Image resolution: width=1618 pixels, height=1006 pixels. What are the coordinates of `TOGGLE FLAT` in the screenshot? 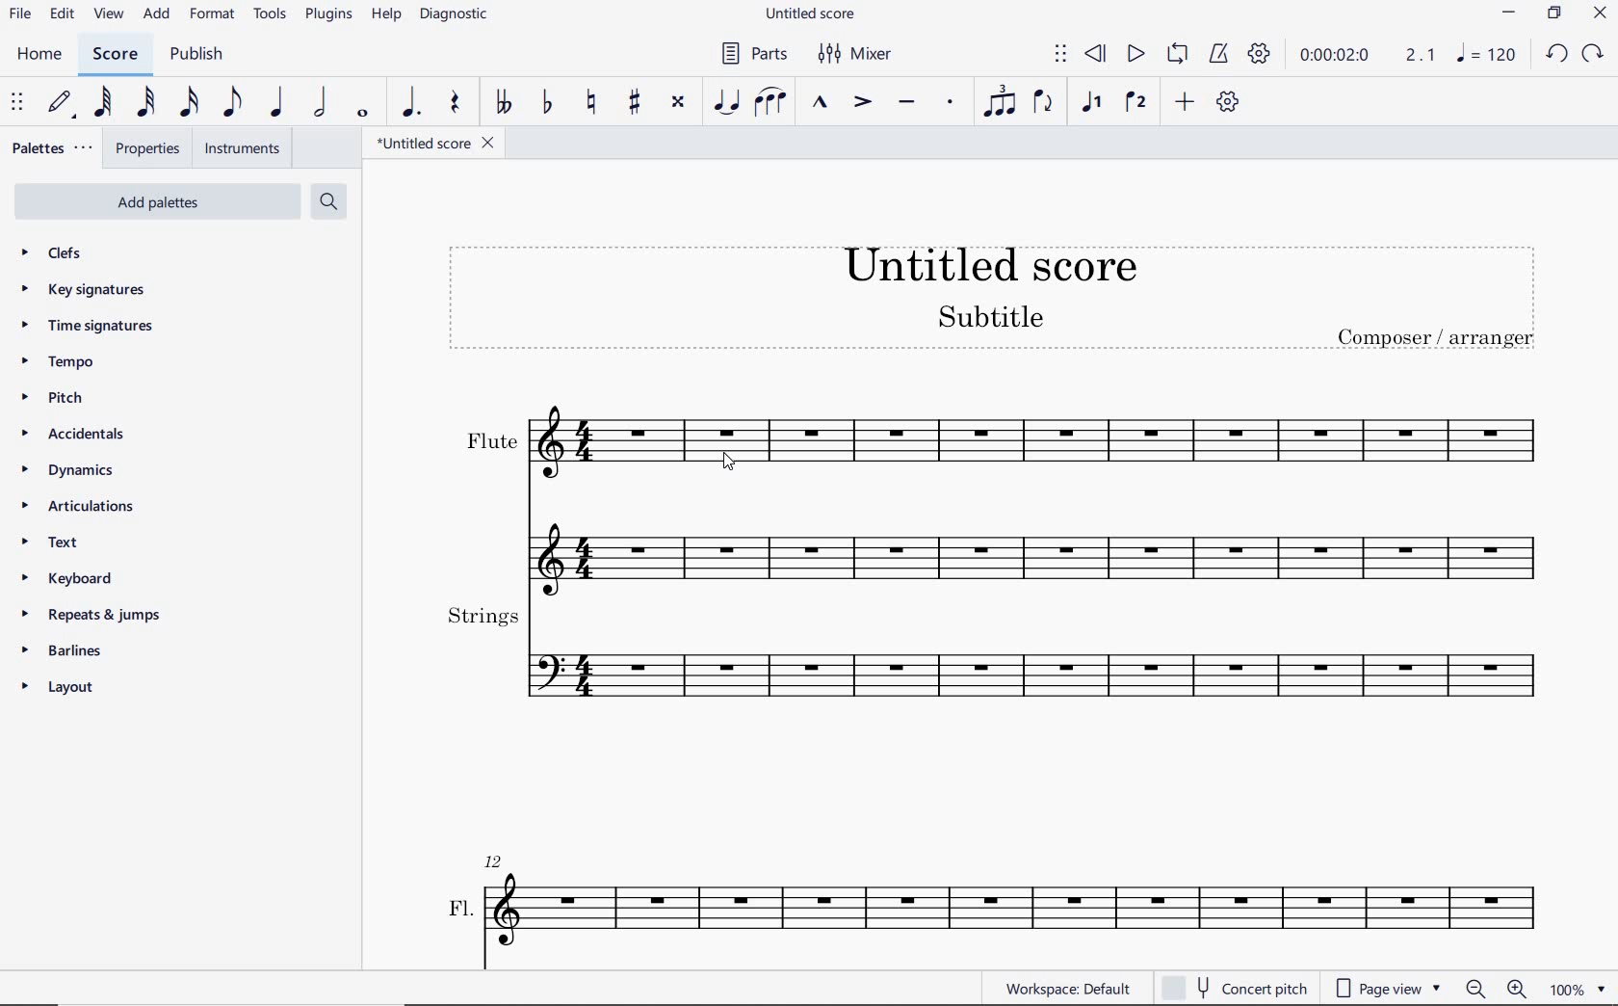 It's located at (546, 103).